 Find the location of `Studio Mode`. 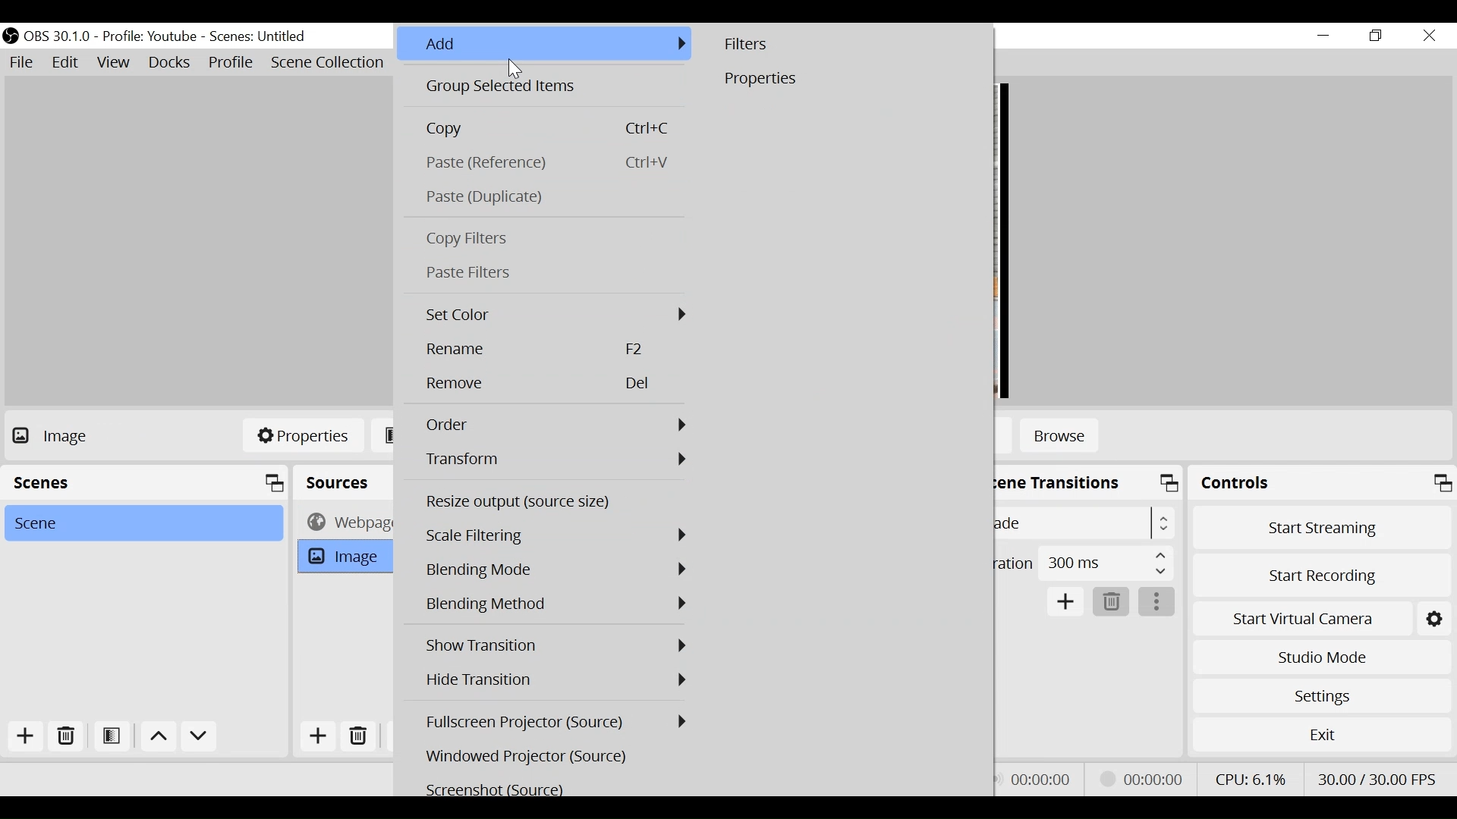

Studio Mode is located at coordinates (1321, 658).